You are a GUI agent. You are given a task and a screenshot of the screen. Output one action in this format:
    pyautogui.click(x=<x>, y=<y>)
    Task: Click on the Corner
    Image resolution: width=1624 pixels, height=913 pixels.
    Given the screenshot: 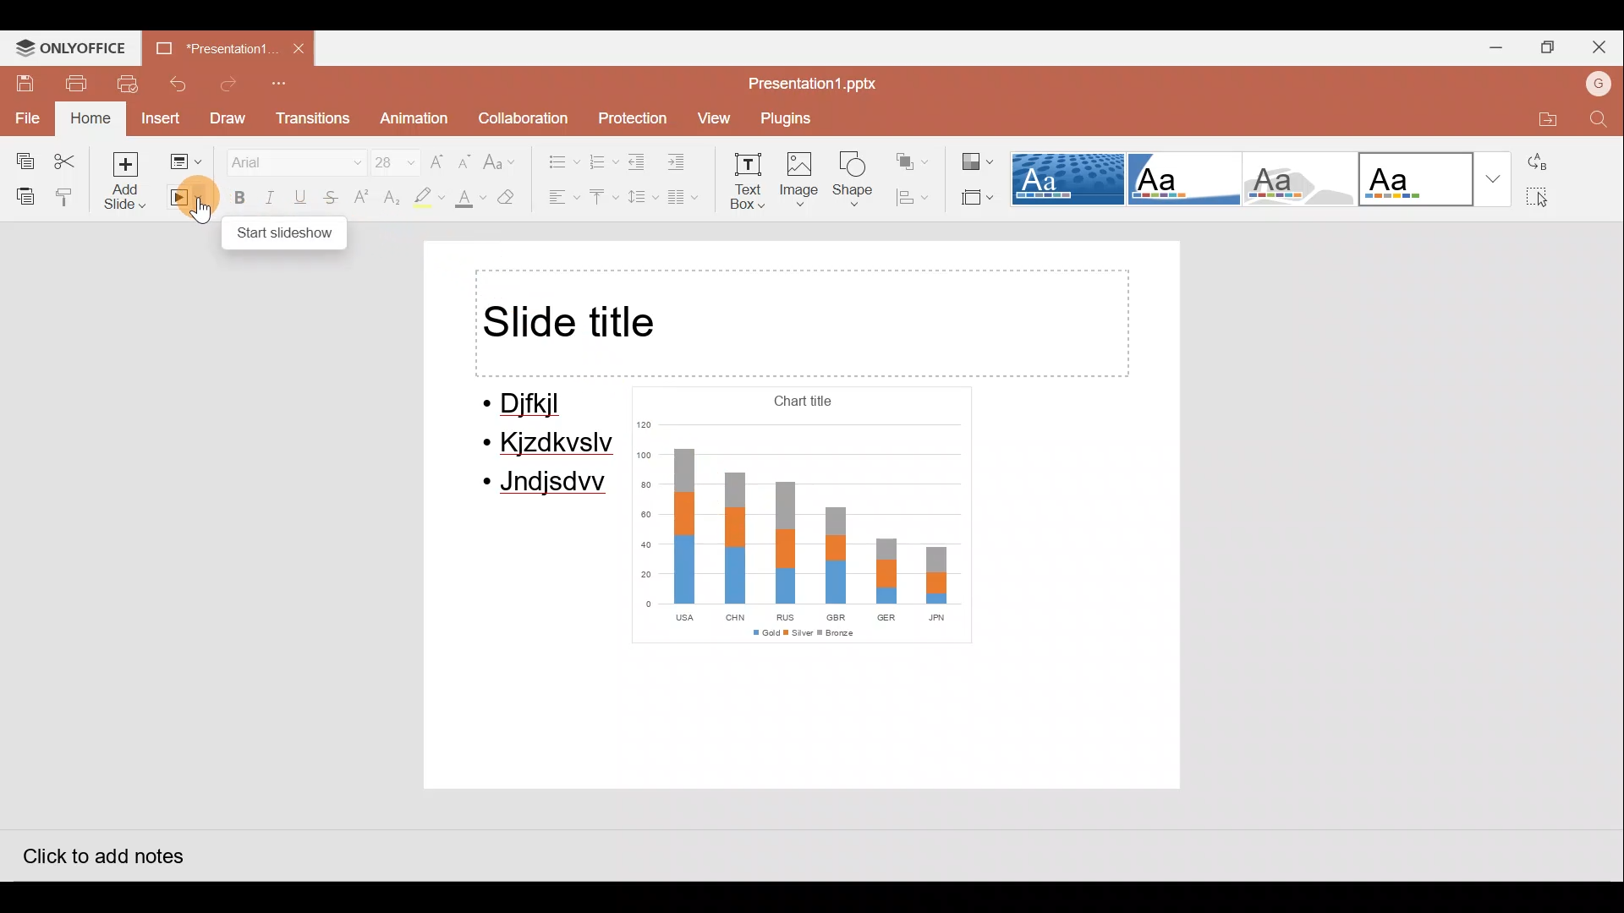 What is the action you would take?
    pyautogui.click(x=1182, y=178)
    